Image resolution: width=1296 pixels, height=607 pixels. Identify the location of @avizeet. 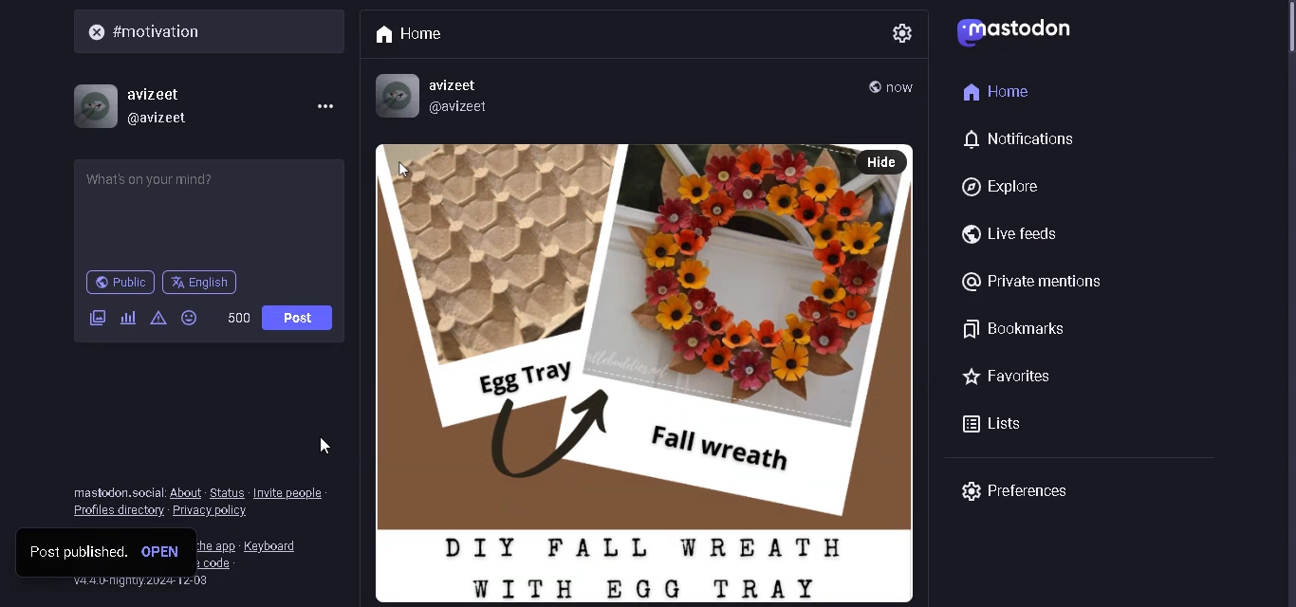
(461, 107).